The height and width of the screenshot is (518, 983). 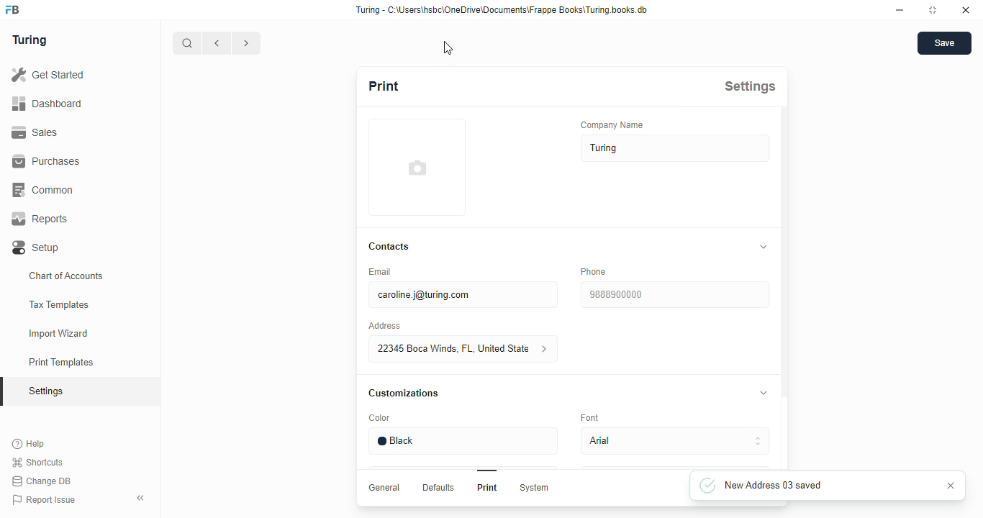 I want to click on image input field, so click(x=417, y=167).